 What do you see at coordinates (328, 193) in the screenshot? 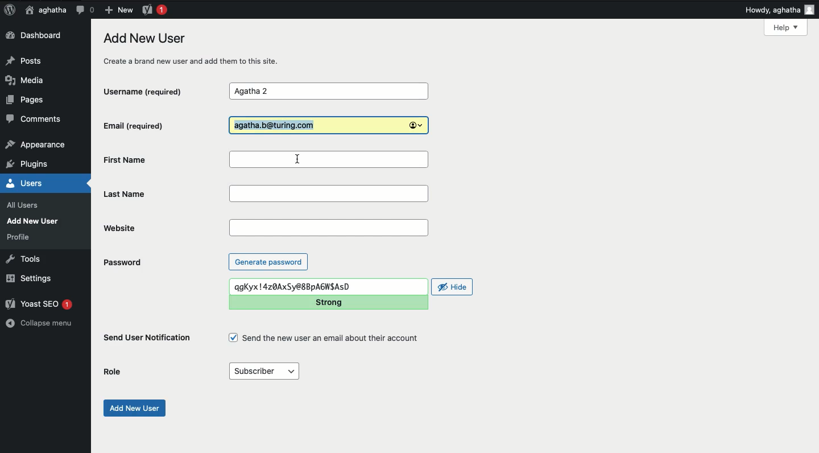
I see `Last name` at bounding box center [328, 193].